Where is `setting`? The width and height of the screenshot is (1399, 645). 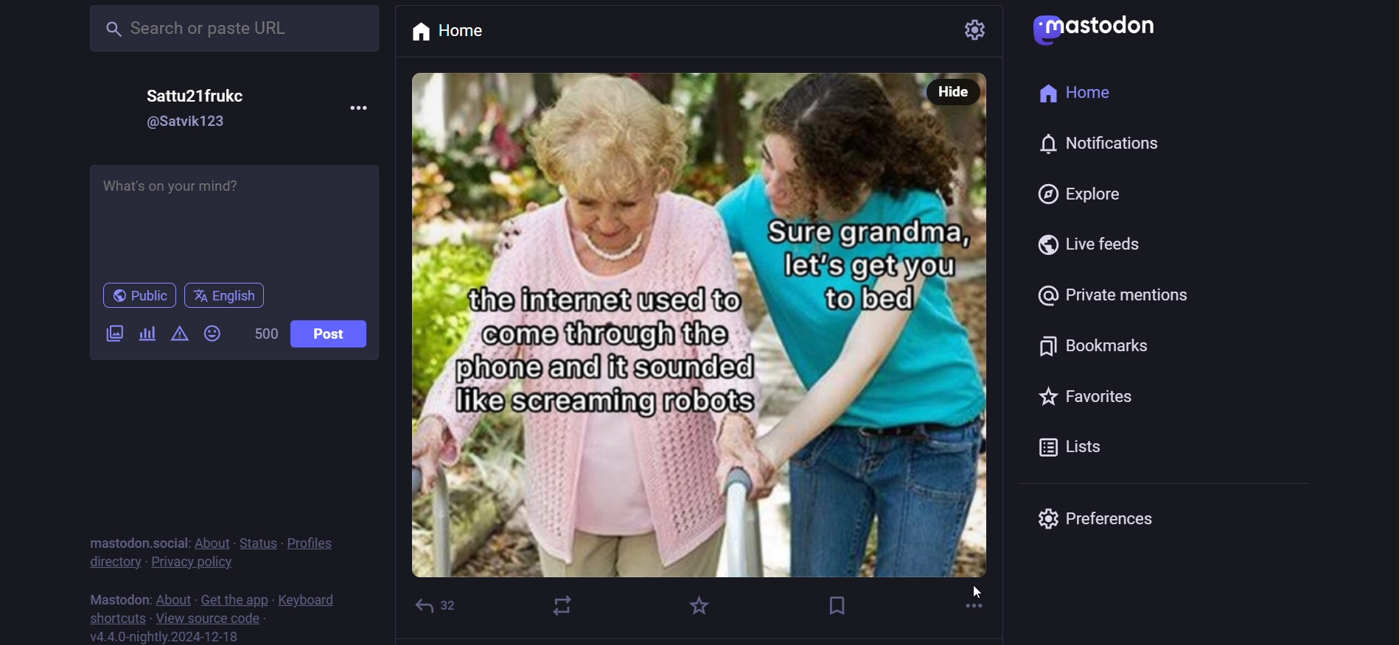 setting is located at coordinates (949, 28).